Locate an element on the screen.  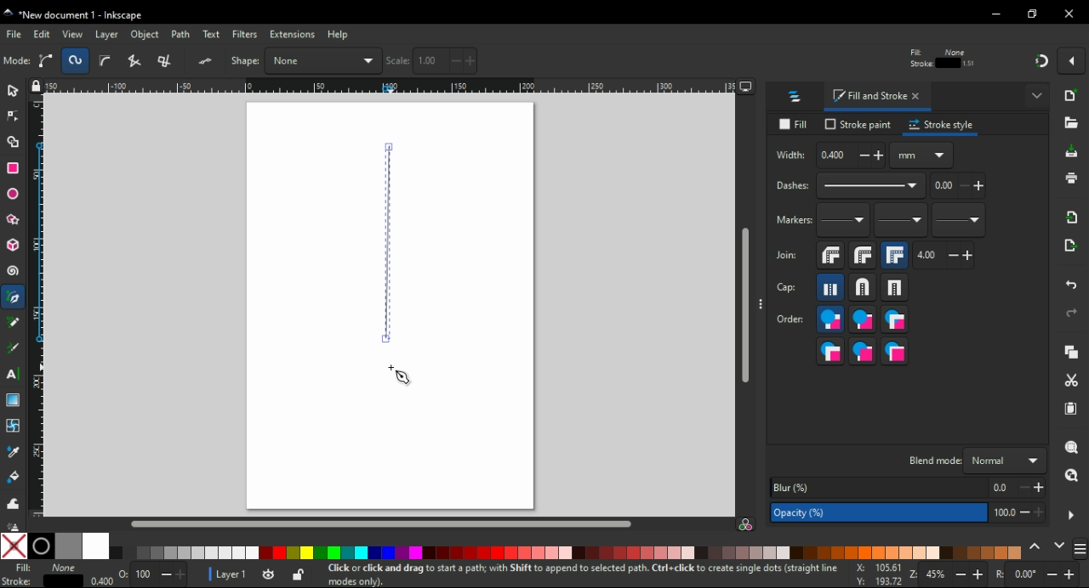
select all is located at coordinates (17, 61).